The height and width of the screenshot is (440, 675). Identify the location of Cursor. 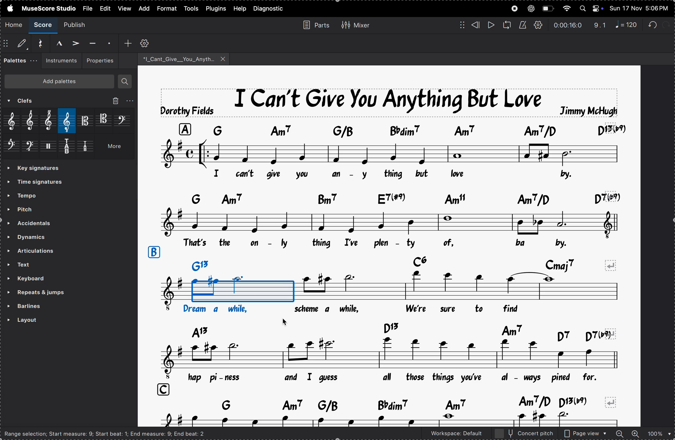
(286, 323).